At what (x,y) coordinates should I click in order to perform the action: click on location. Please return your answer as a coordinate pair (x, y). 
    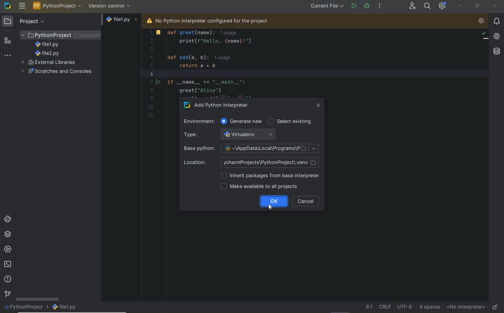
    Looking at the image, I should click on (251, 162).